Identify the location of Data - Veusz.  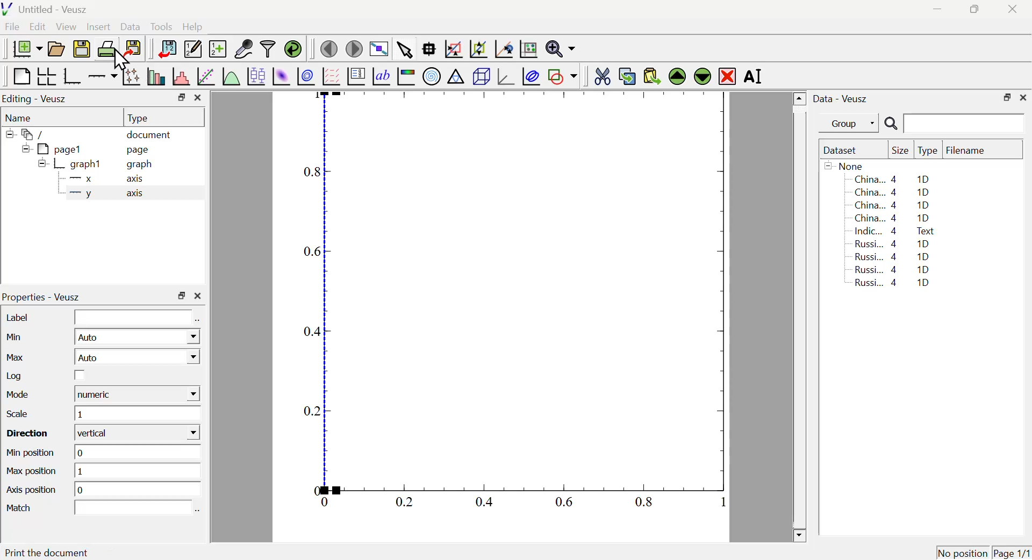
(842, 99).